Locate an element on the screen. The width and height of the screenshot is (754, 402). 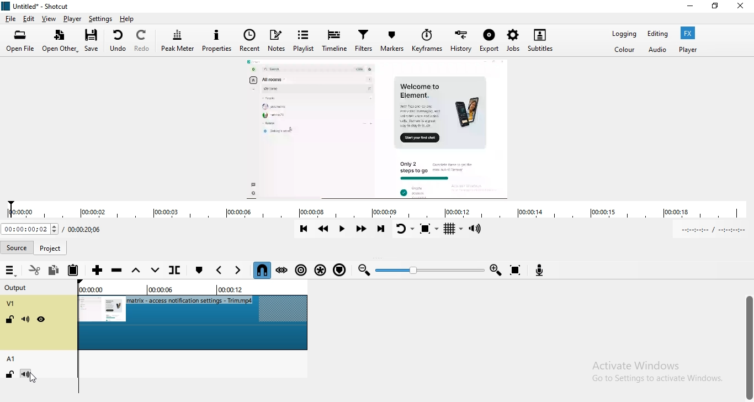
Timeline is located at coordinates (333, 39).